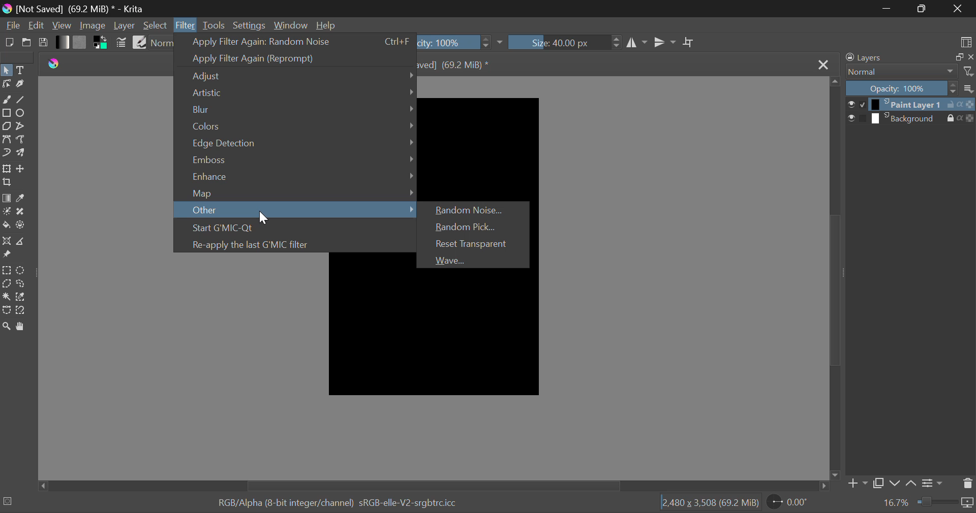 The width and height of the screenshot is (976, 513). I want to click on Line, so click(21, 101).